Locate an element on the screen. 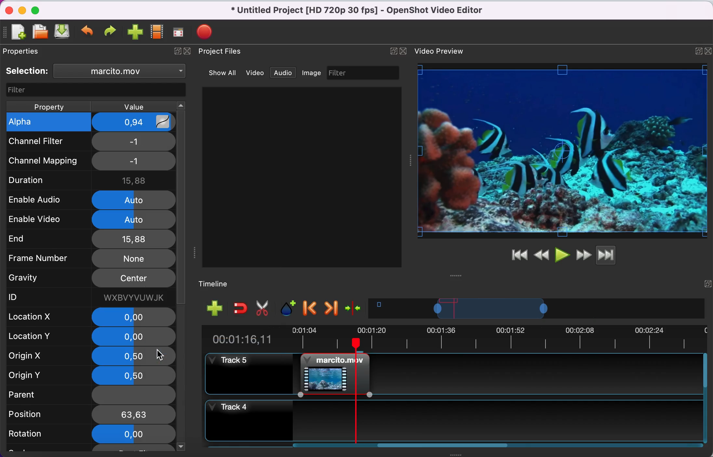 This screenshot has width=713, height=457. time duration is located at coordinates (452, 338).